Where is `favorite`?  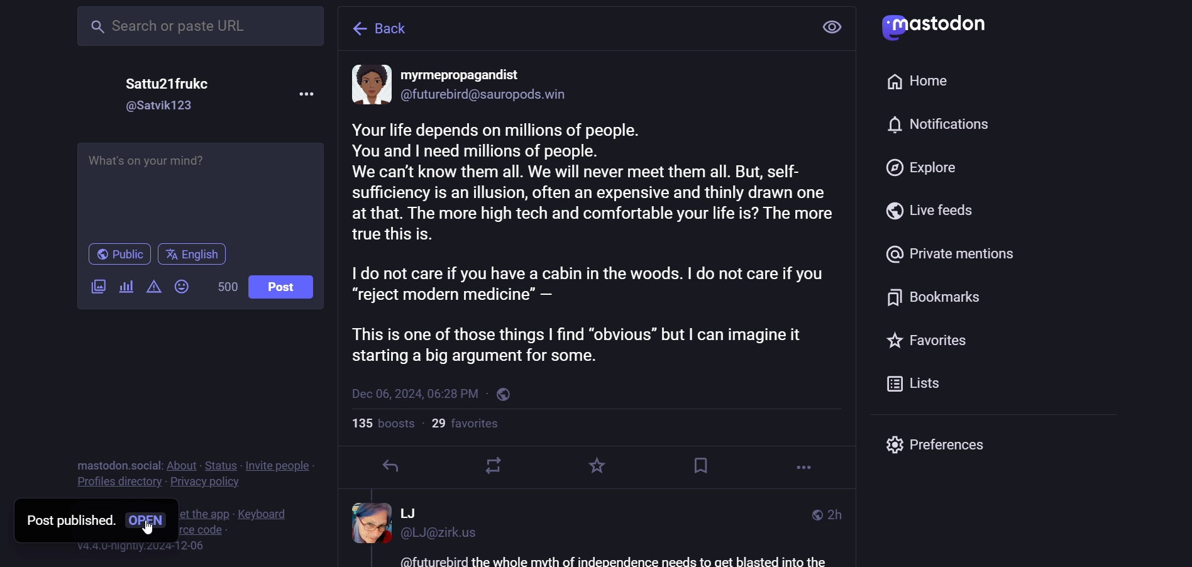 favorite is located at coordinates (929, 342).